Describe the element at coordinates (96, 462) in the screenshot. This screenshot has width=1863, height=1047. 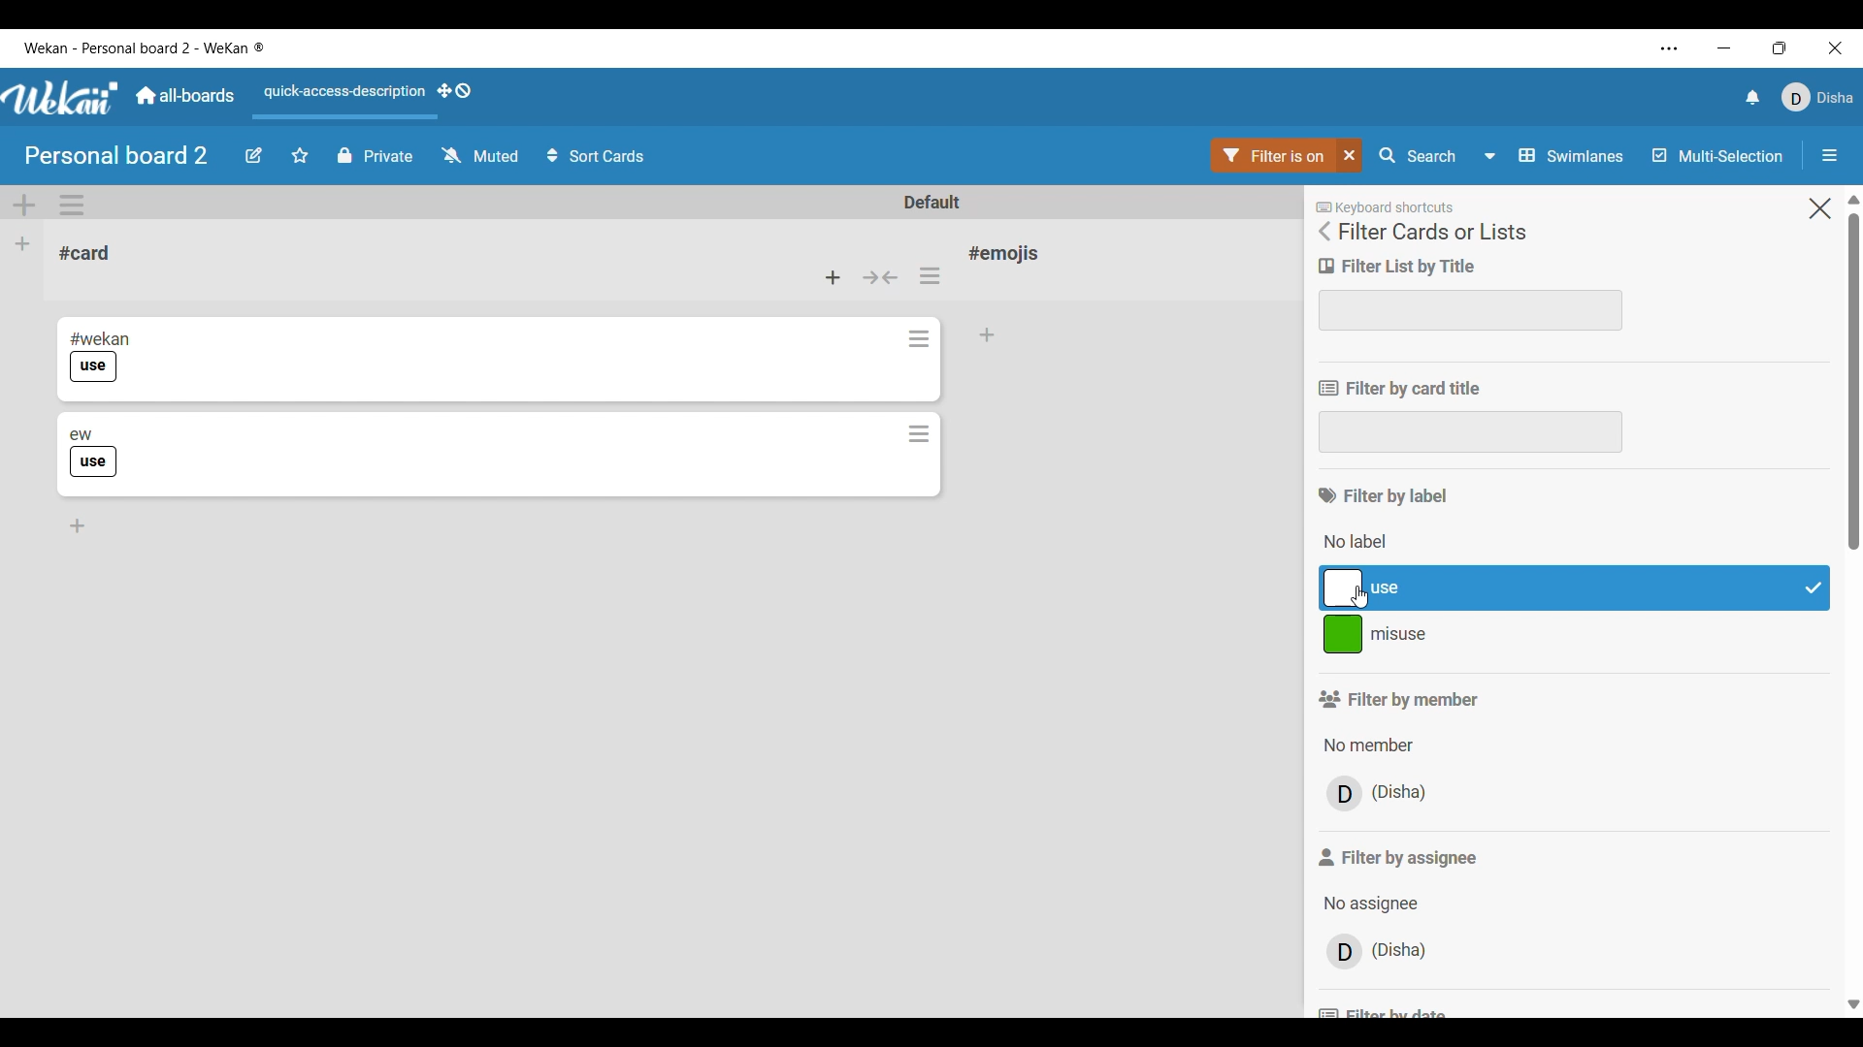
I see `use` at that location.